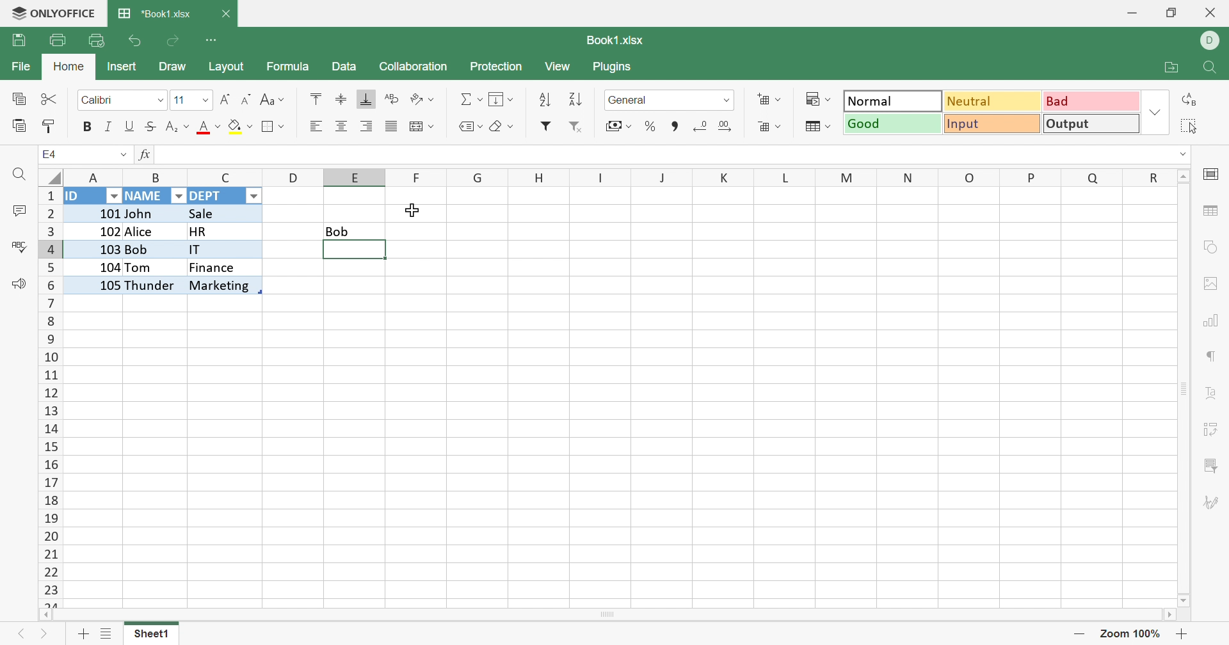 The height and width of the screenshot is (645, 1229). I want to click on Orientation, so click(421, 98).